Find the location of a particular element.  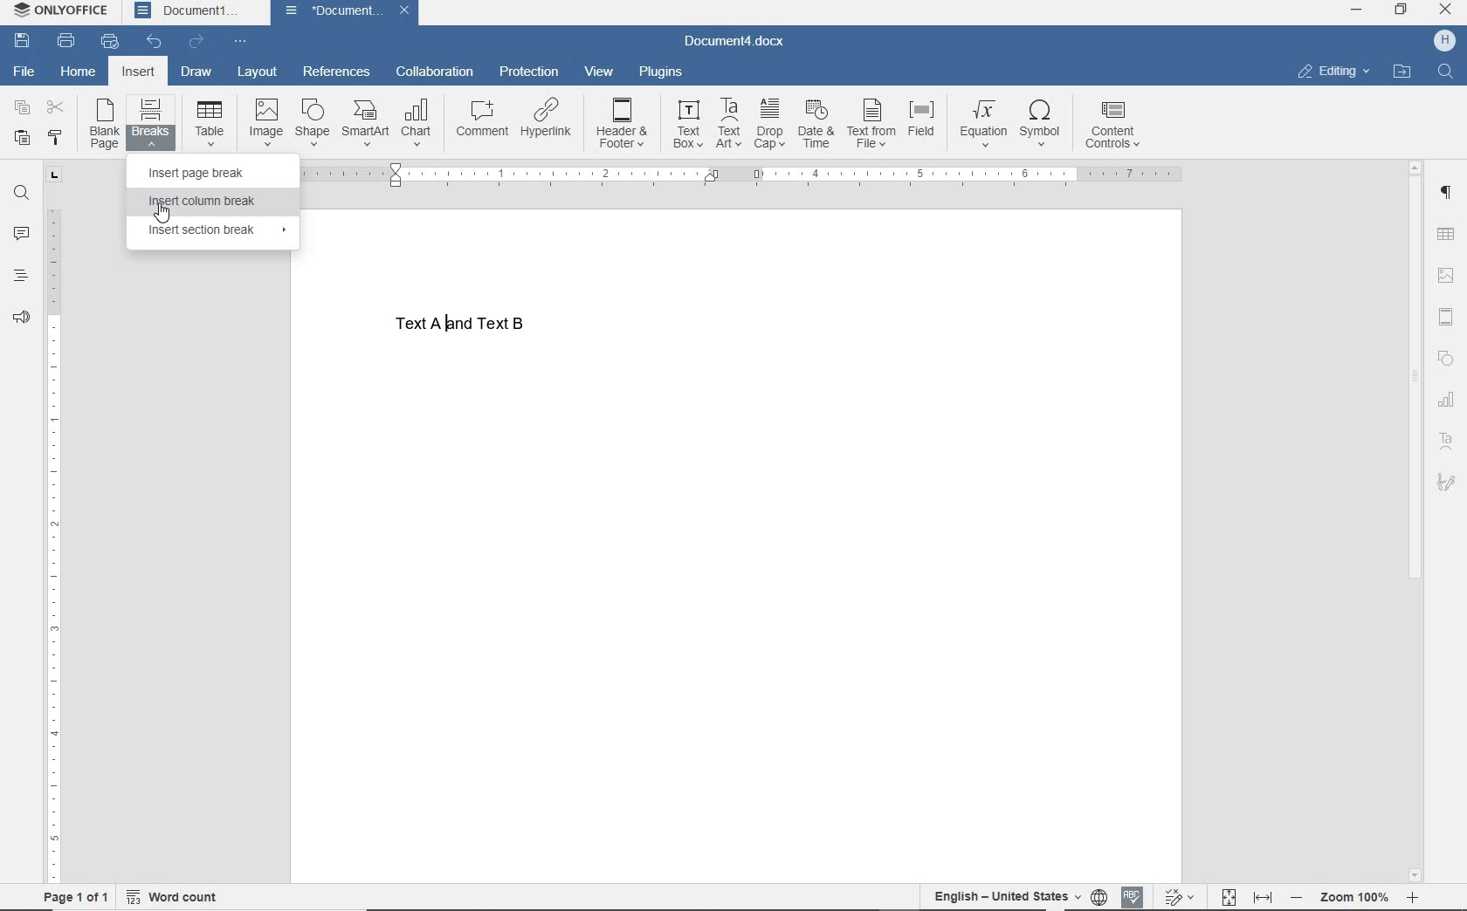

close document is located at coordinates (409, 13).